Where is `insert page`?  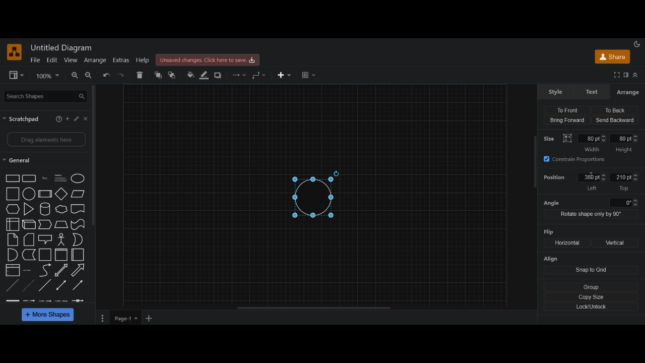 insert page is located at coordinates (150, 319).